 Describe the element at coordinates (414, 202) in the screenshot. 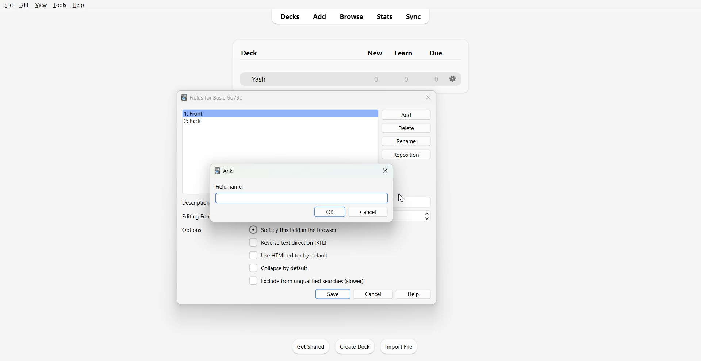

I see `Enter Description` at that location.